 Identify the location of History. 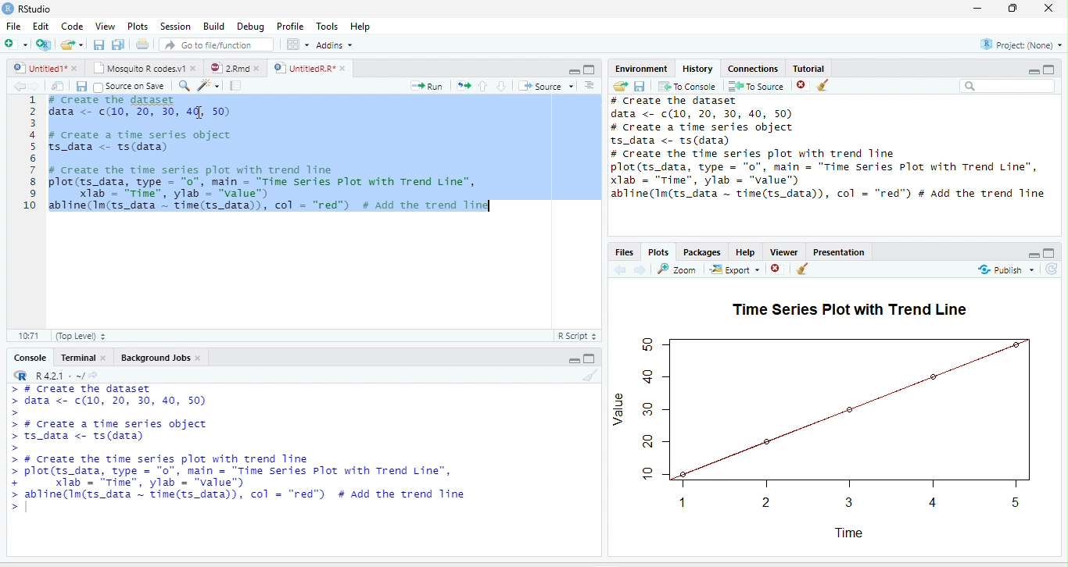
(698, 68).